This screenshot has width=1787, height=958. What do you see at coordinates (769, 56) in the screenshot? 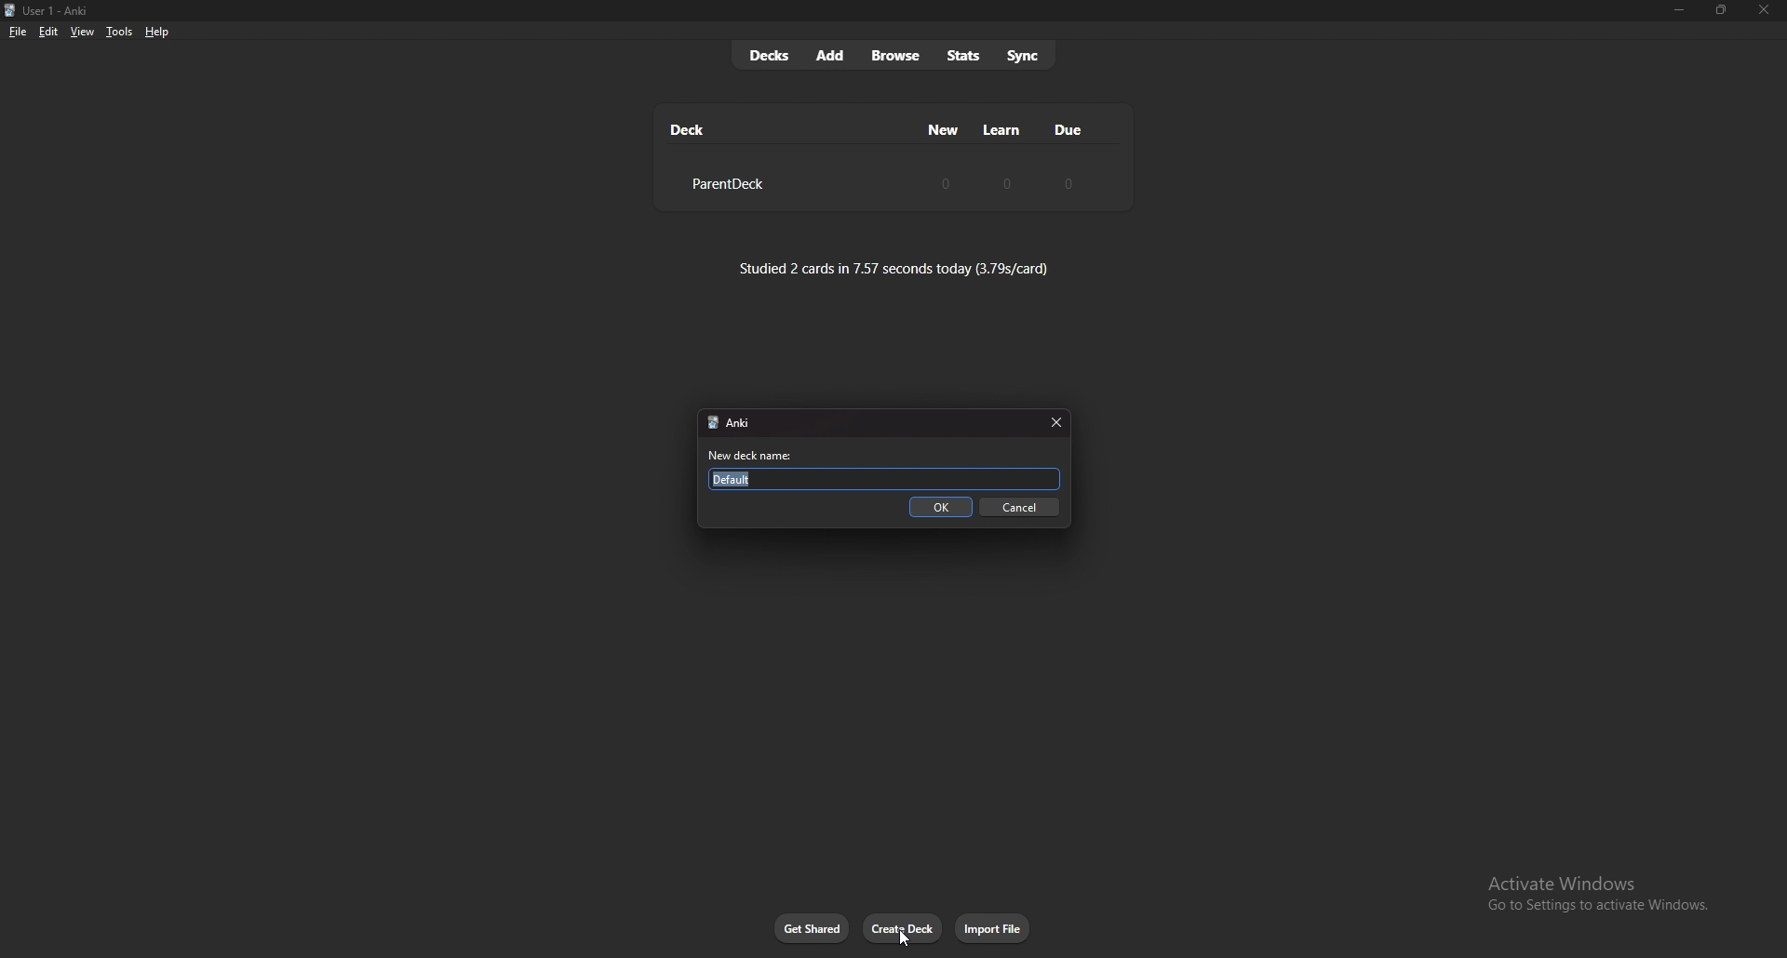
I see `decks` at bounding box center [769, 56].